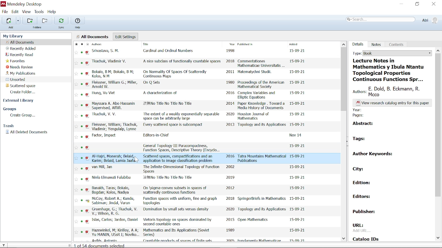 The height and width of the screenshot is (248, 442). What do you see at coordinates (254, 220) in the screenshot?
I see `Open Mathematics` at bounding box center [254, 220].